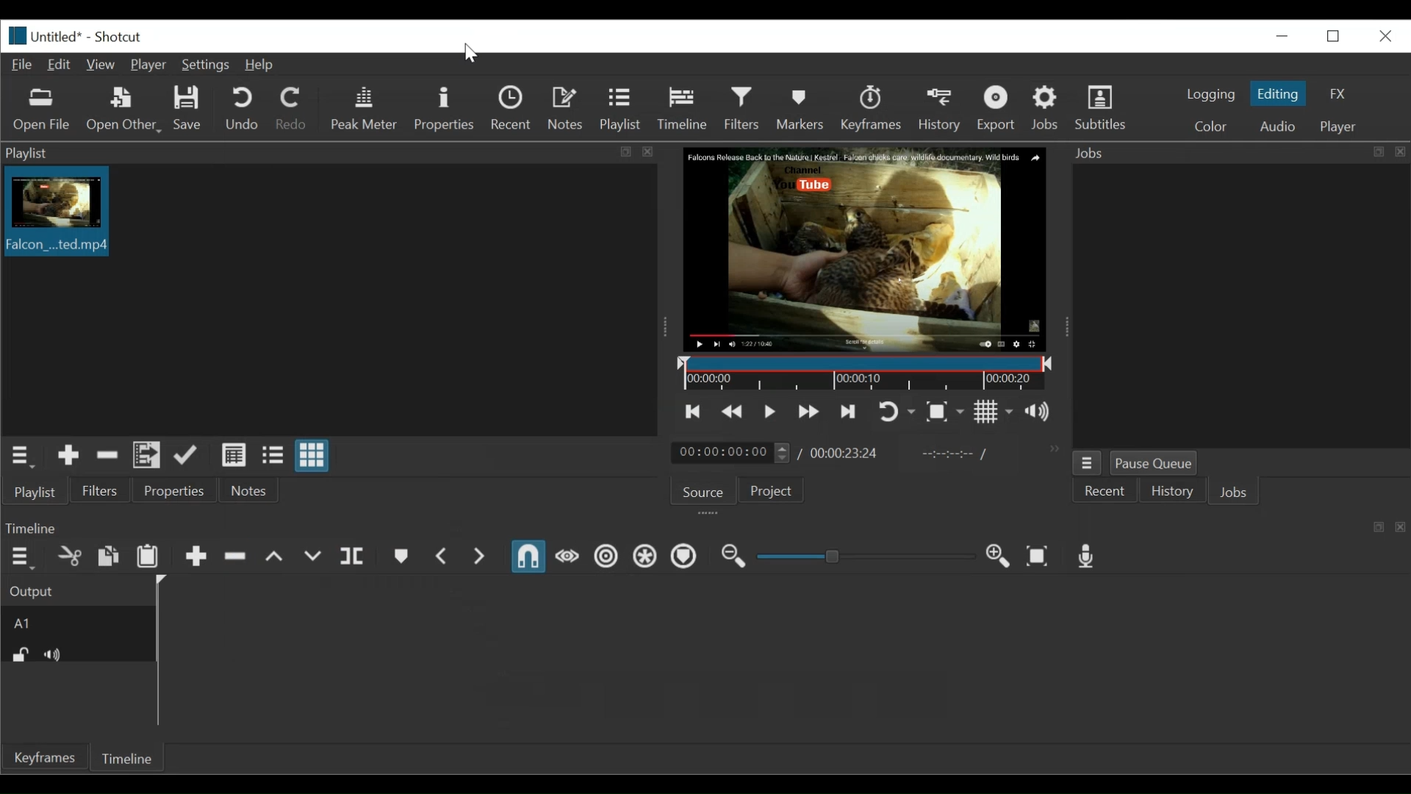 This screenshot has height=794, width=1411. What do you see at coordinates (733, 412) in the screenshot?
I see `Play quickly backward` at bounding box center [733, 412].